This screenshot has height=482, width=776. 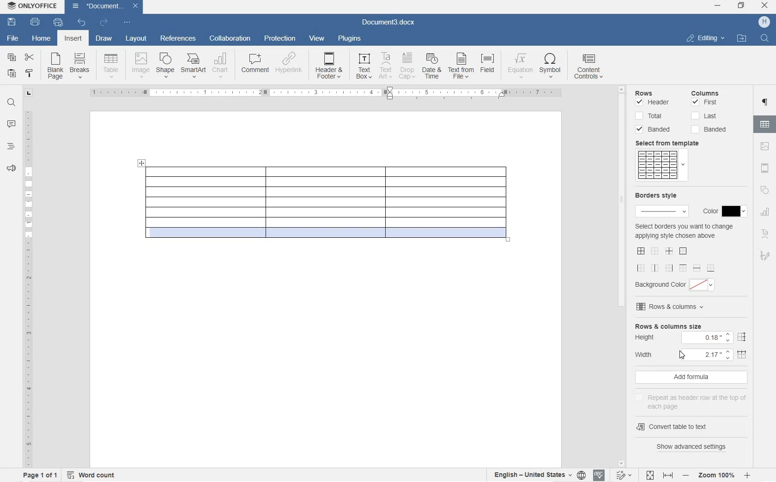 I want to click on COPY, so click(x=12, y=57).